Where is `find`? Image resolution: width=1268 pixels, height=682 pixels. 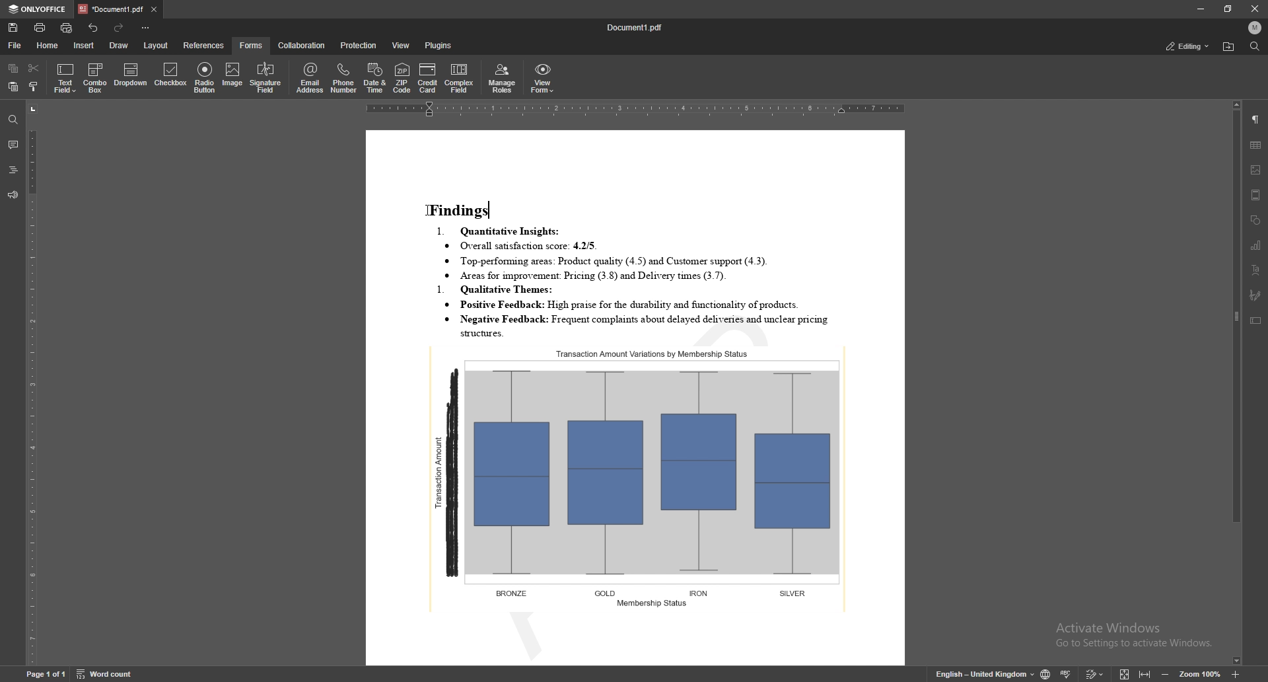 find is located at coordinates (12, 120).